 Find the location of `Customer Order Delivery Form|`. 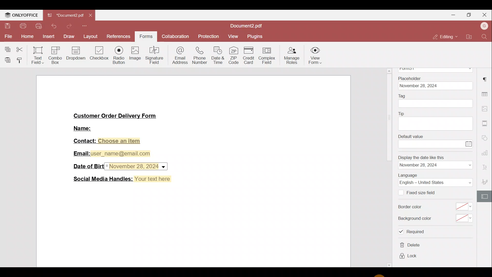

Customer Order Delivery Form| is located at coordinates (115, 117).